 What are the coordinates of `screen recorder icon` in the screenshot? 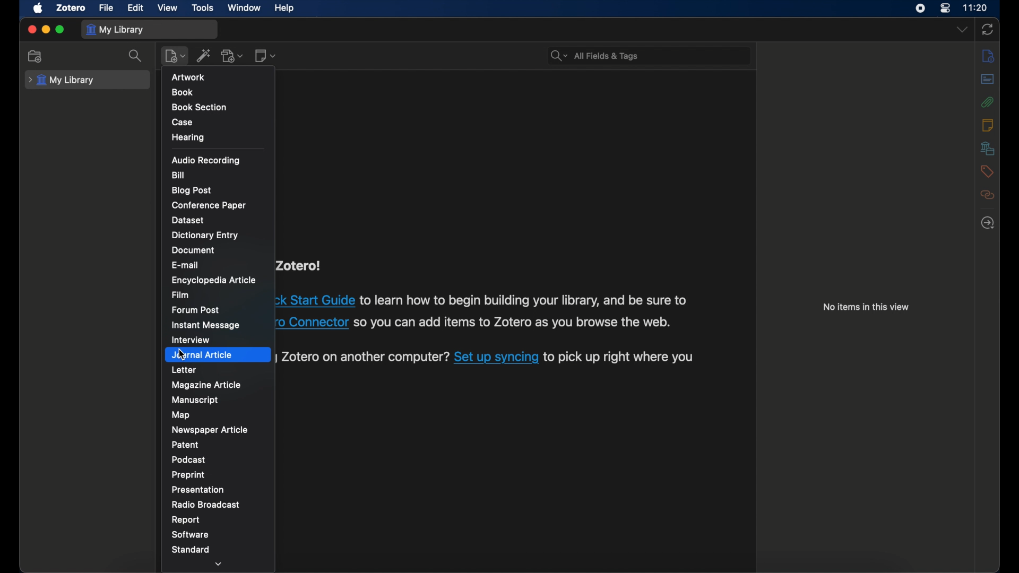 It's located at (921, 8).